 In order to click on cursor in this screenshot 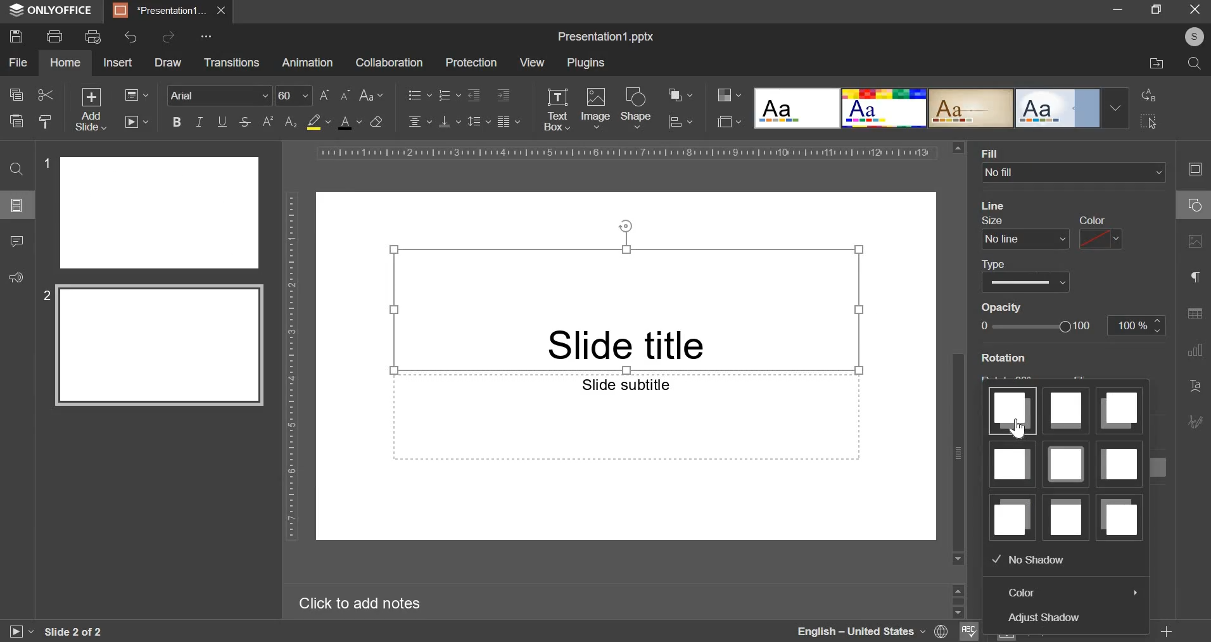, I will do `click(1022, 431)`.